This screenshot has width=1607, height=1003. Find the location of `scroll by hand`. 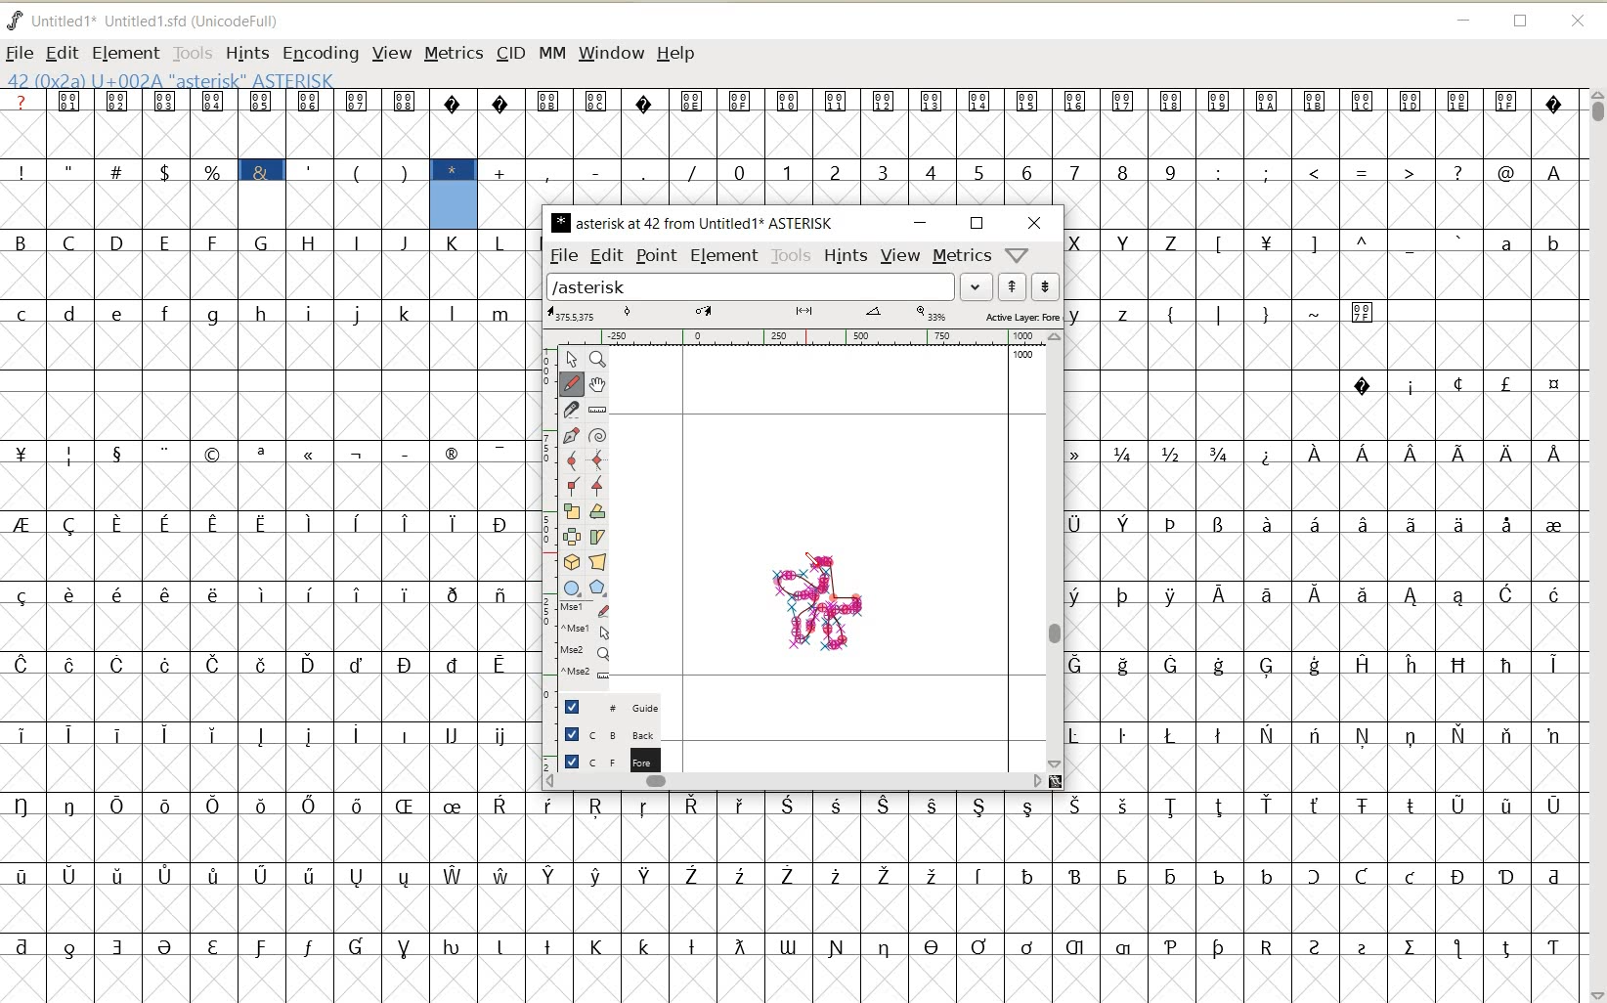

scroll by hand is located at coordinates (598, 386).